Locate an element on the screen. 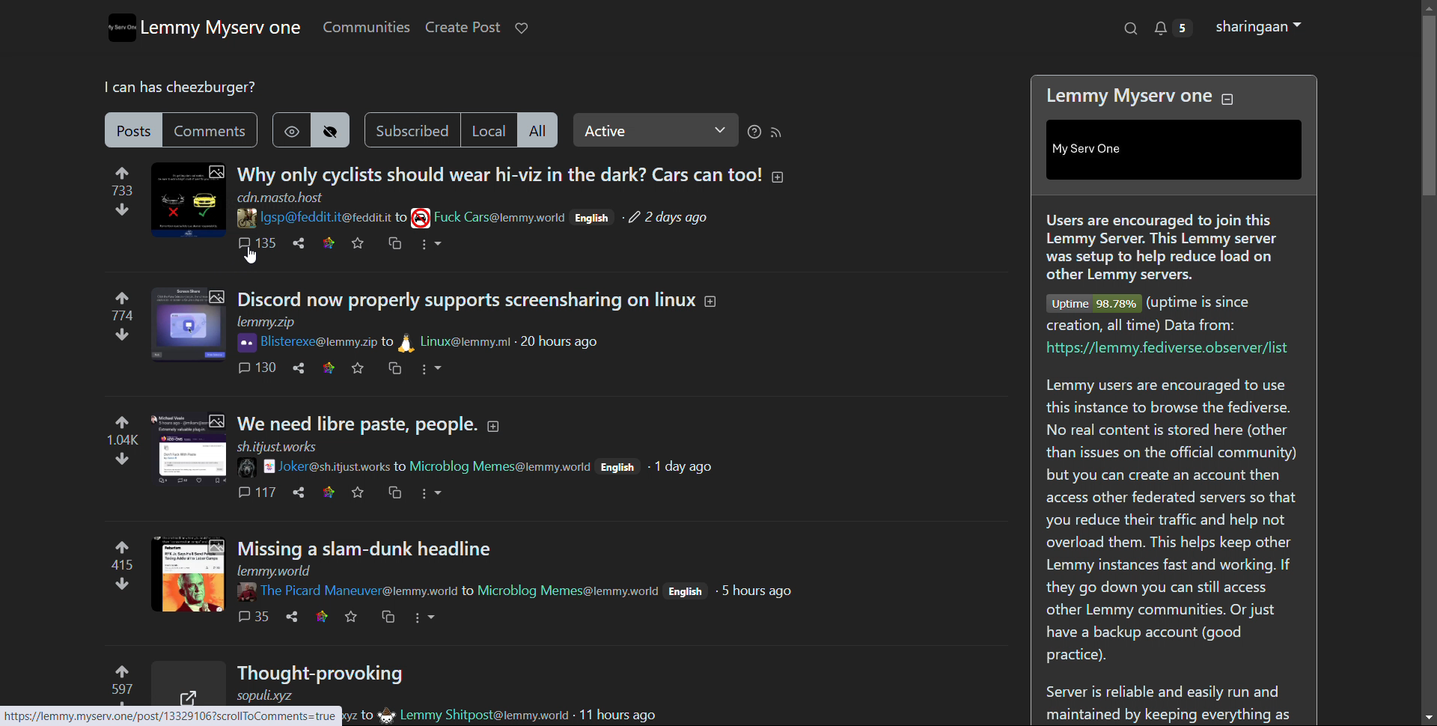  i {as Blisterexe@lemmy.zip to J Linux@lemmy.mi - 20 hours ago is located at coordinates (420, 342).